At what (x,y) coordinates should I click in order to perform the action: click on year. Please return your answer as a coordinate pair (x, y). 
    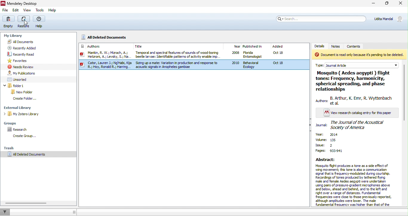
    Looking at the image, I should click on (334, 135).